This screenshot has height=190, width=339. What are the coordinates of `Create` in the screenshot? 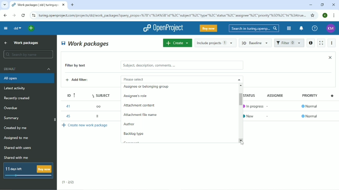 It's located at (177, 43).